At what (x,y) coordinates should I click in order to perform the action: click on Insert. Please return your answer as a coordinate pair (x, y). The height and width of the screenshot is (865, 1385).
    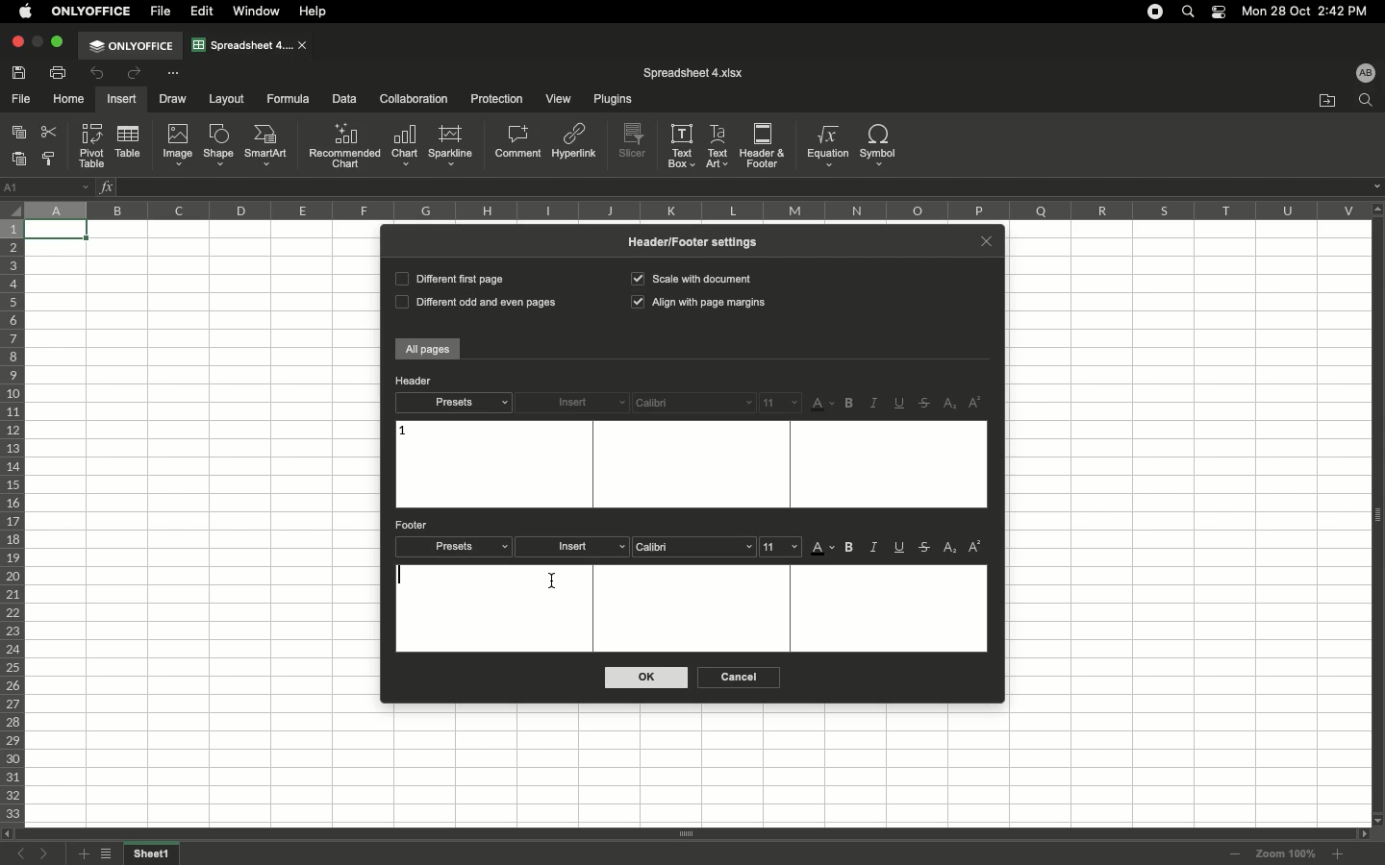
    Looking at the image, I should click on (576, 547).